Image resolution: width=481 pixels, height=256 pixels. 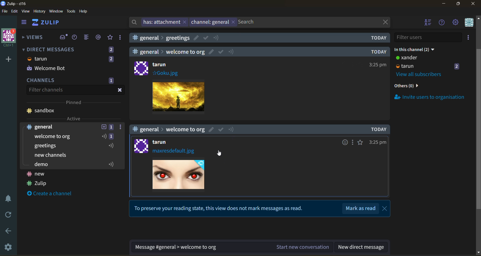 I want to click on TODAY, so click(x=377, y=51).